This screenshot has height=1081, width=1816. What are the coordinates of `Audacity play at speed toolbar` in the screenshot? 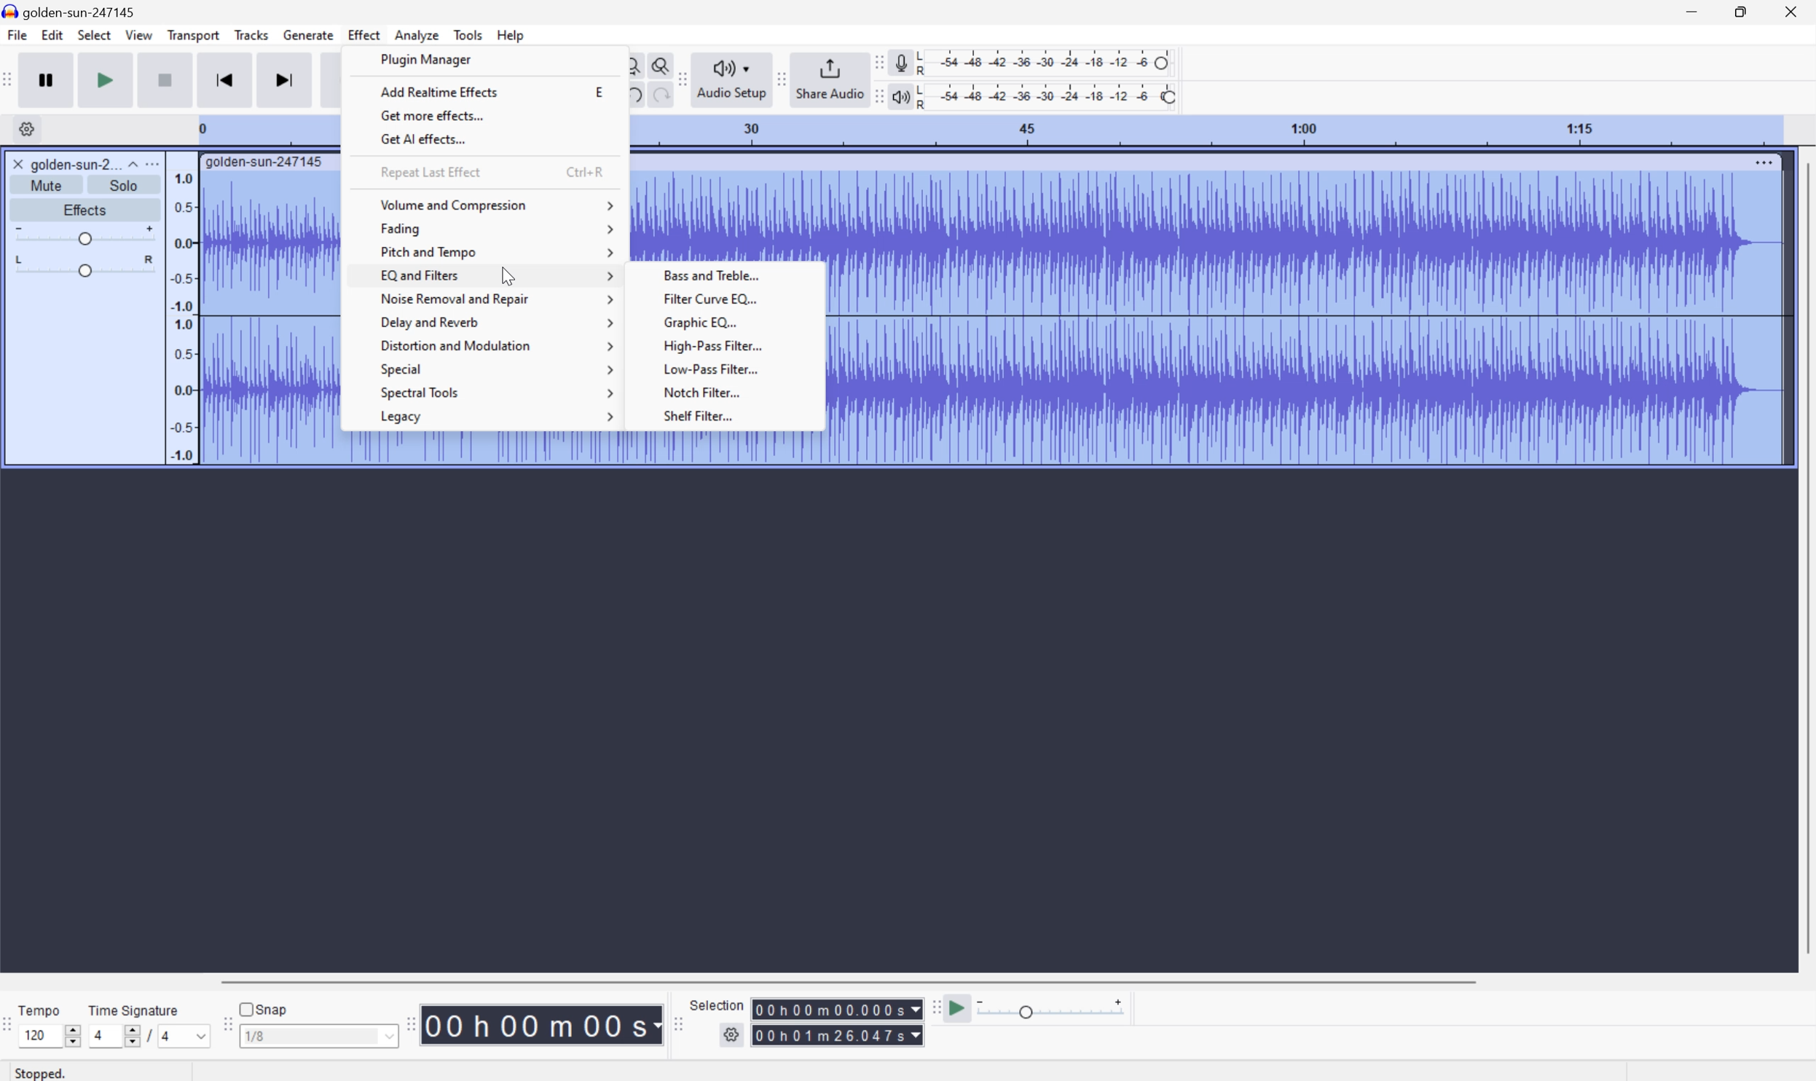 It's located at (935, 1009).